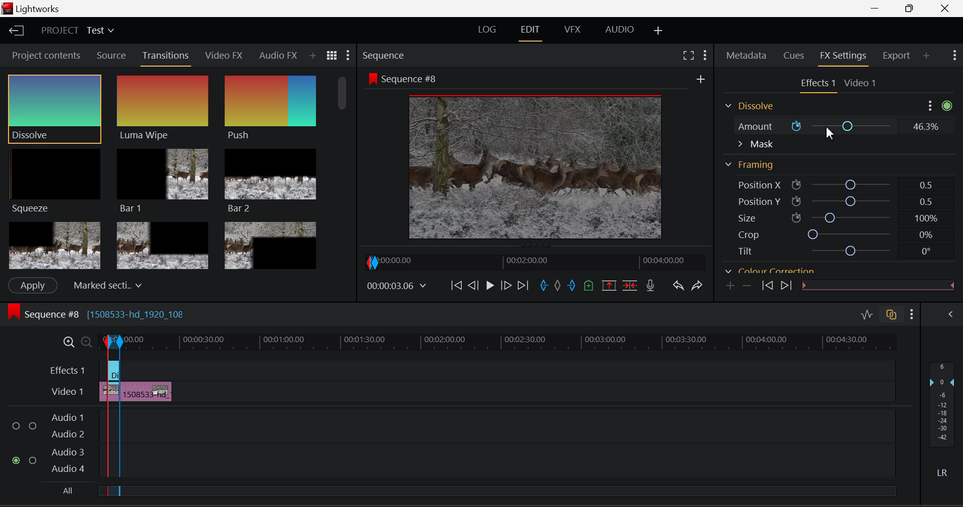  What do you see at coordinates (632, 285) in the screenshot?
I see `Delete/Cut` at bounding box center [632, 285].